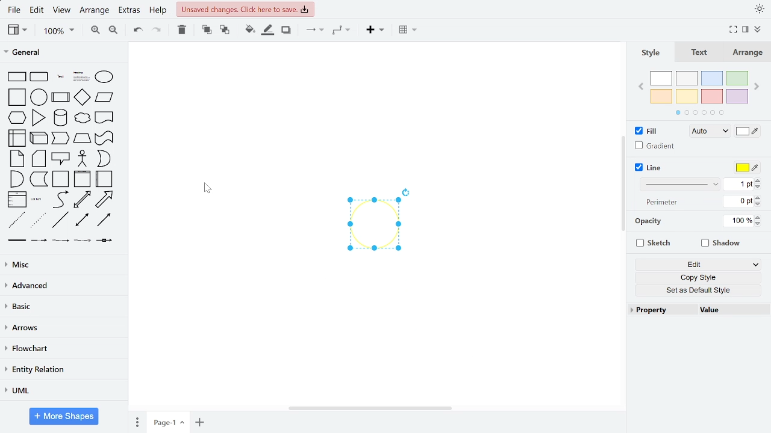 The height and width of the screenshot is (433, 771). What do you see at coordinates (737, 96) in the screenshot?
I see `violet` at bounding box center [737, 96].